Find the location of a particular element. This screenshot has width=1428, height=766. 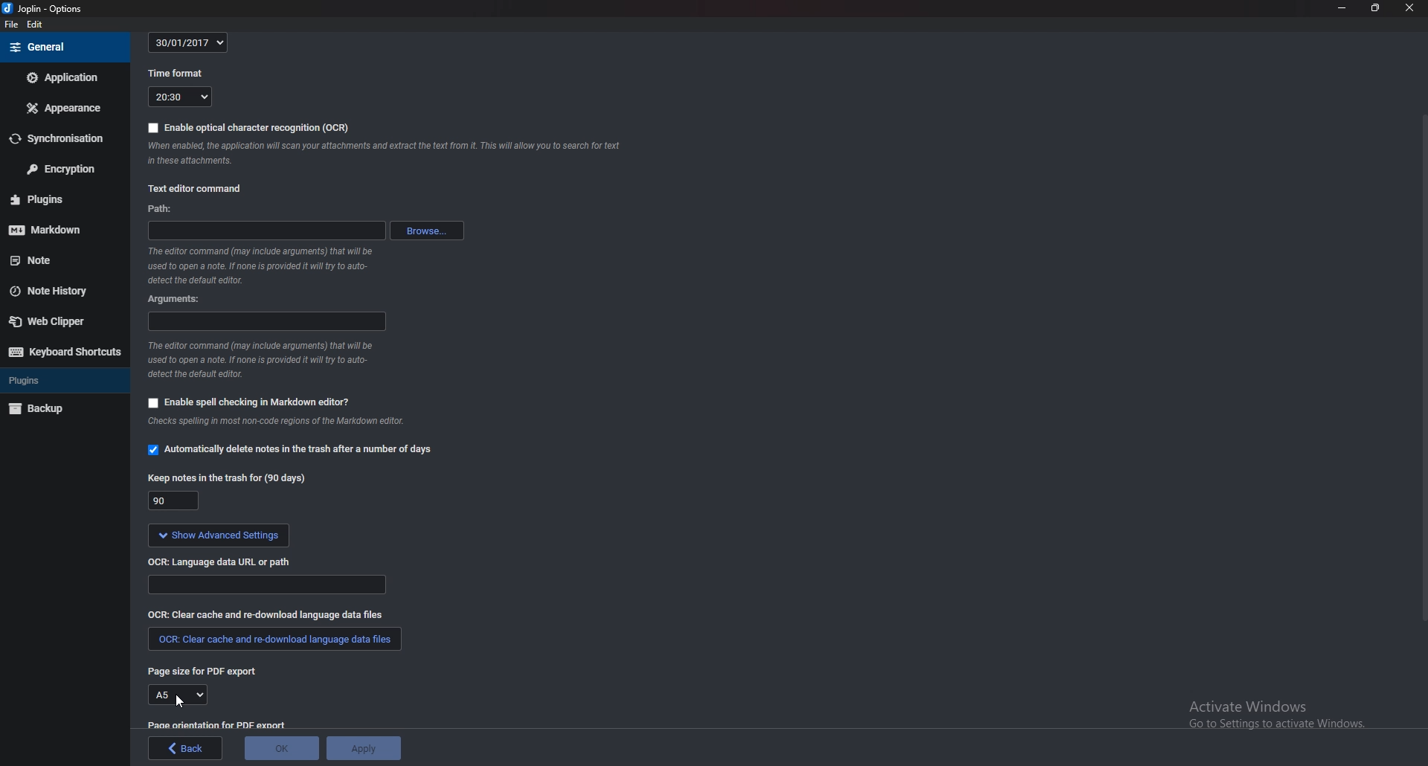

Plugins is located at coordinates (52, 200).